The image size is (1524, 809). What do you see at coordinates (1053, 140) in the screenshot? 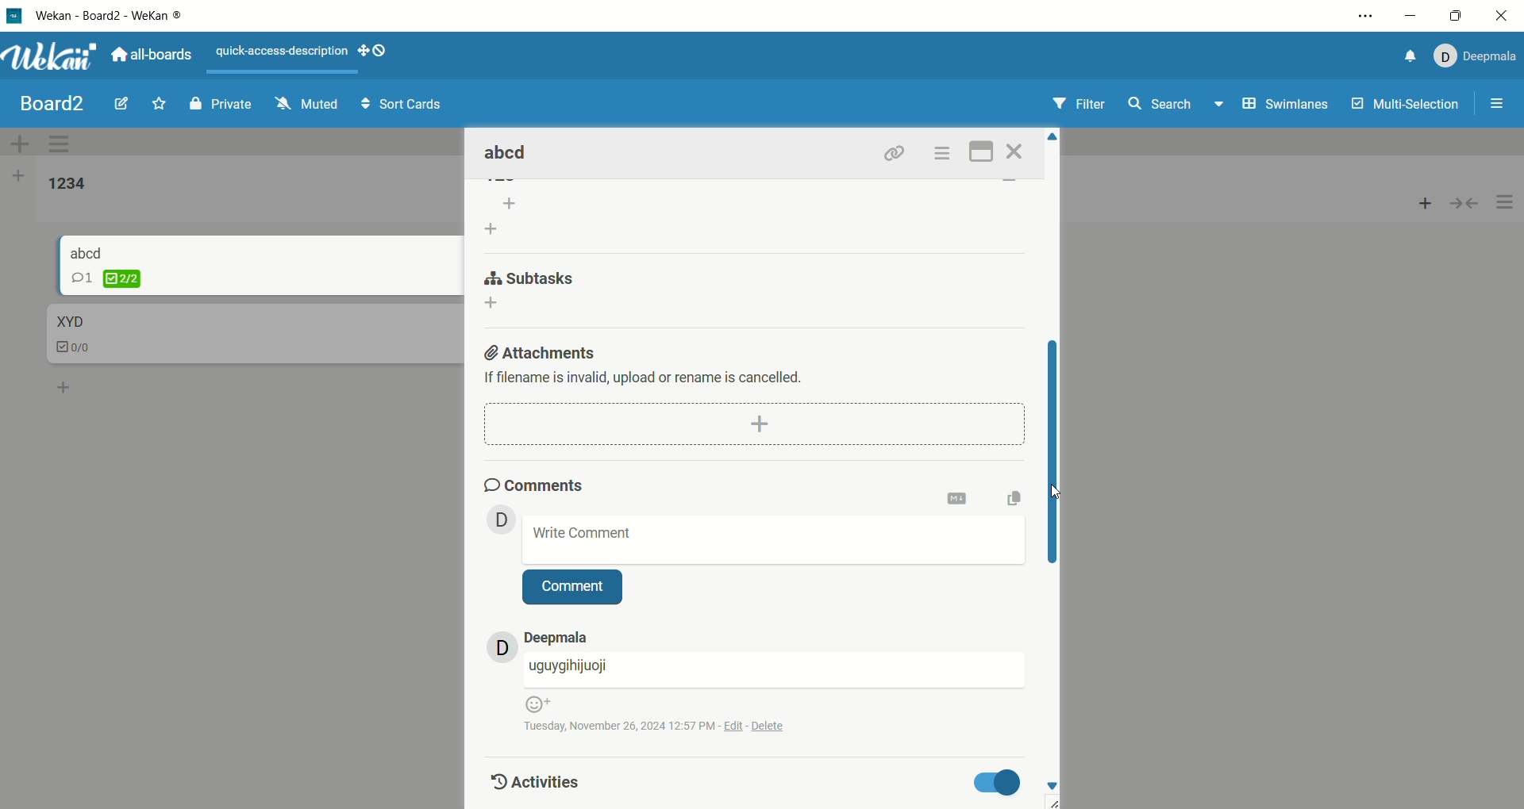
I see `Up` at bounding box center [1053, 140].